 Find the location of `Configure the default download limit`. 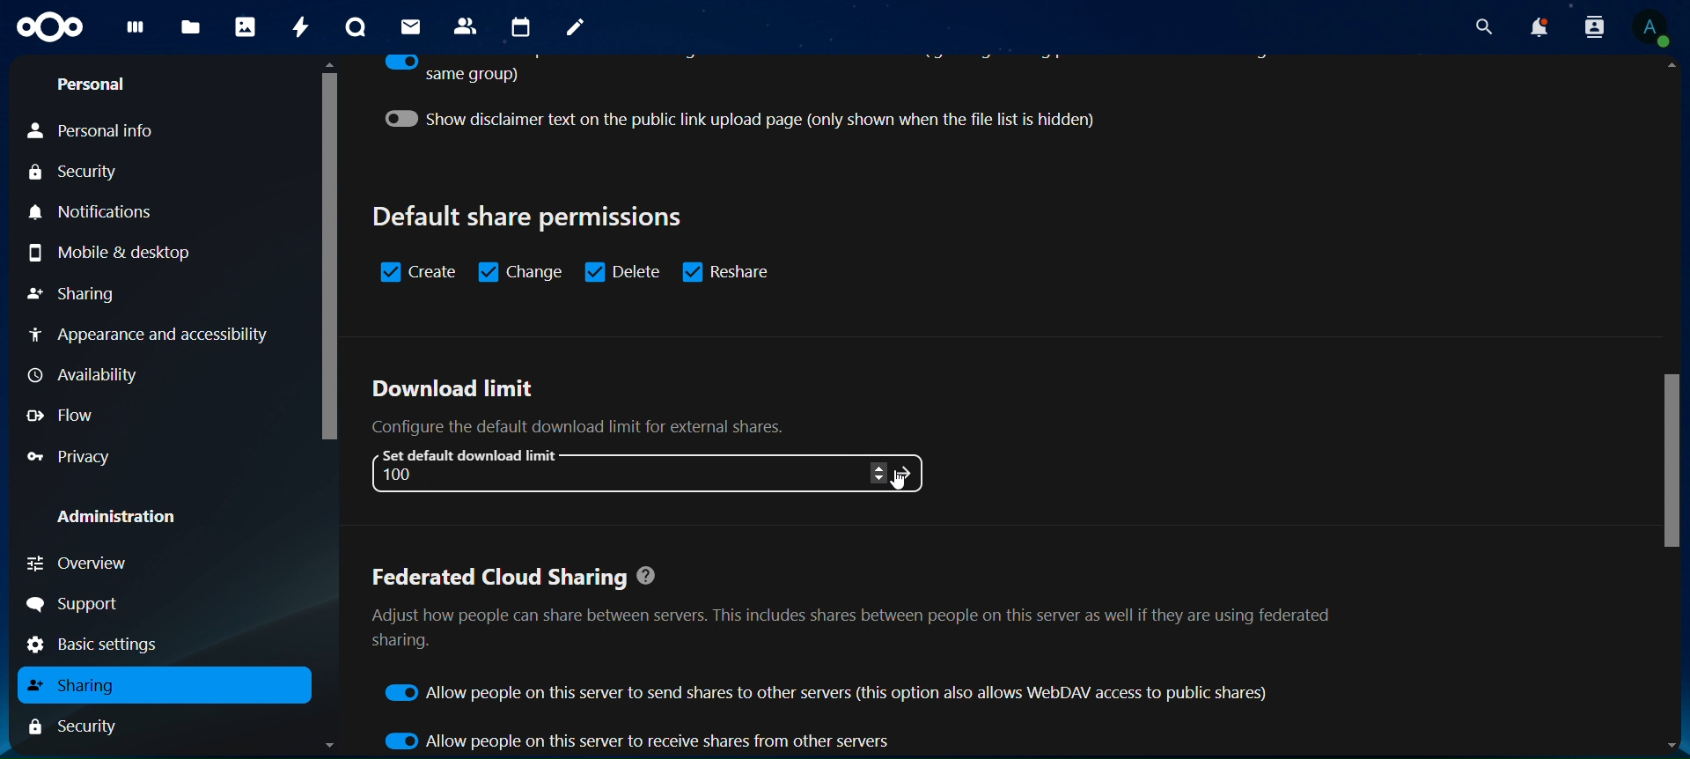

Configure the default download limit is located at coordinates (599, 427).